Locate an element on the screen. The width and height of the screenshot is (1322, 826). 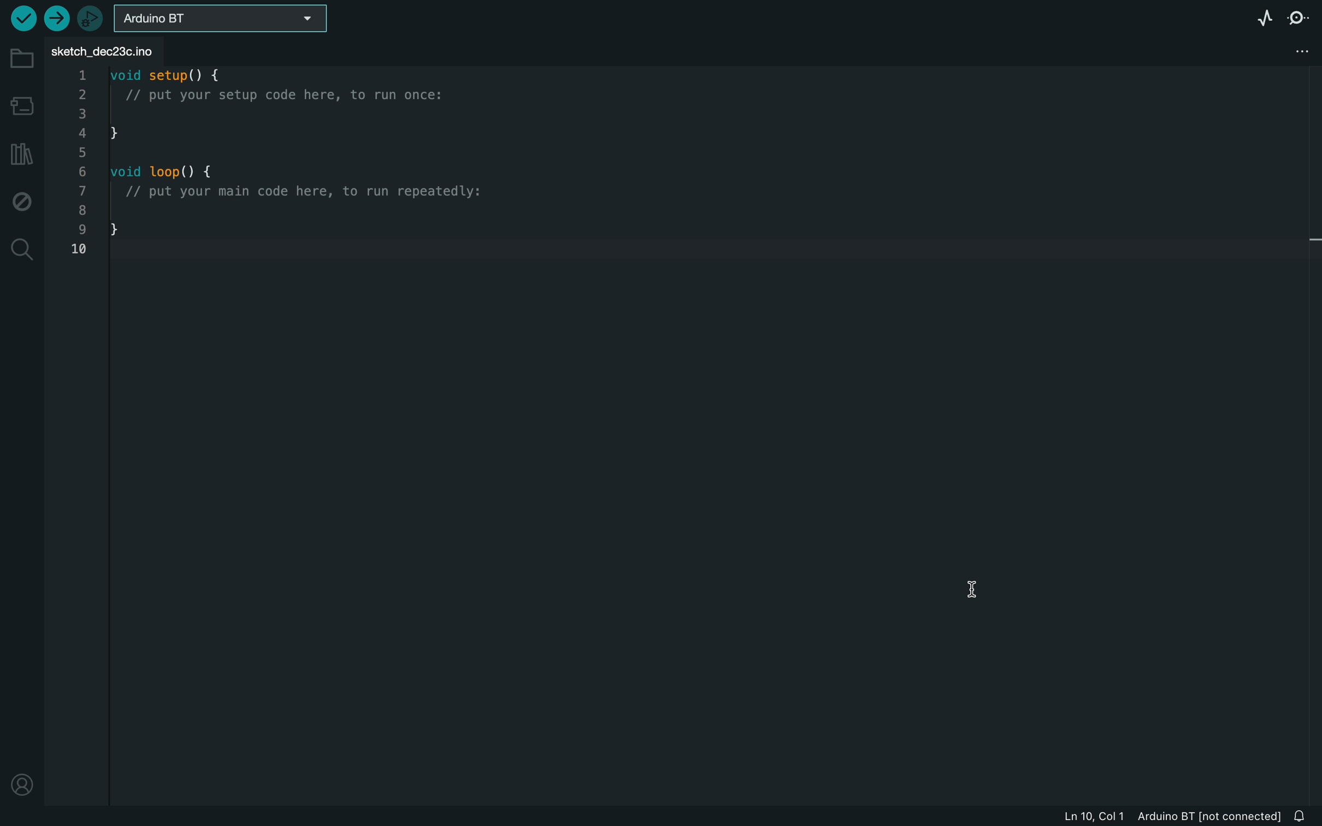
serial plotter is located at coordinates (1260, 17).